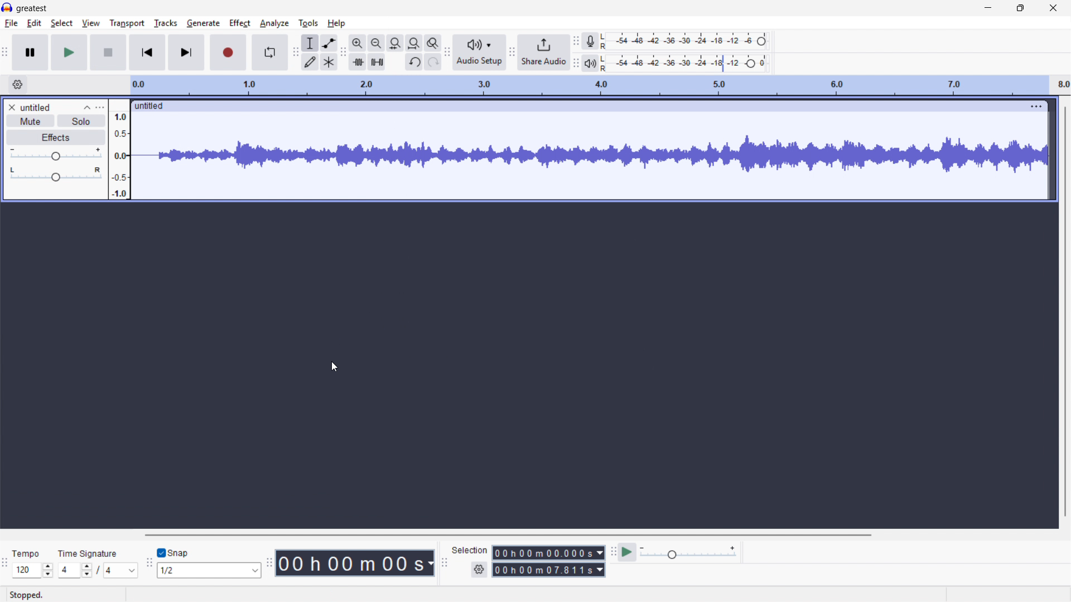  Describe the element at coordinates (80, 122) in the screenshot. I see `solo` at that location.